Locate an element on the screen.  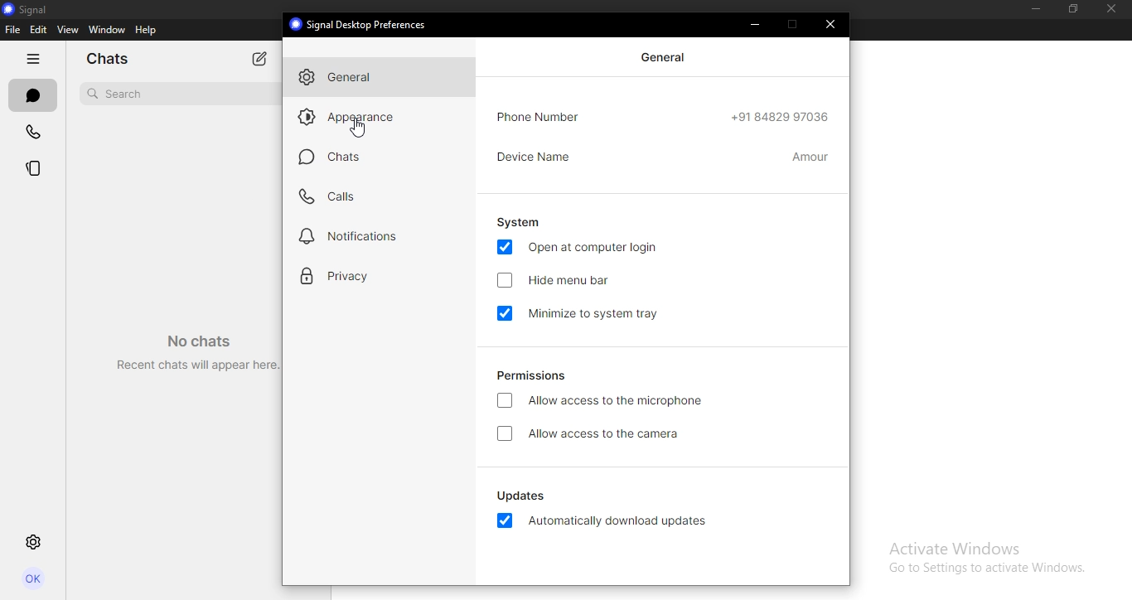
restore down is located at coordinates (1069, 9).